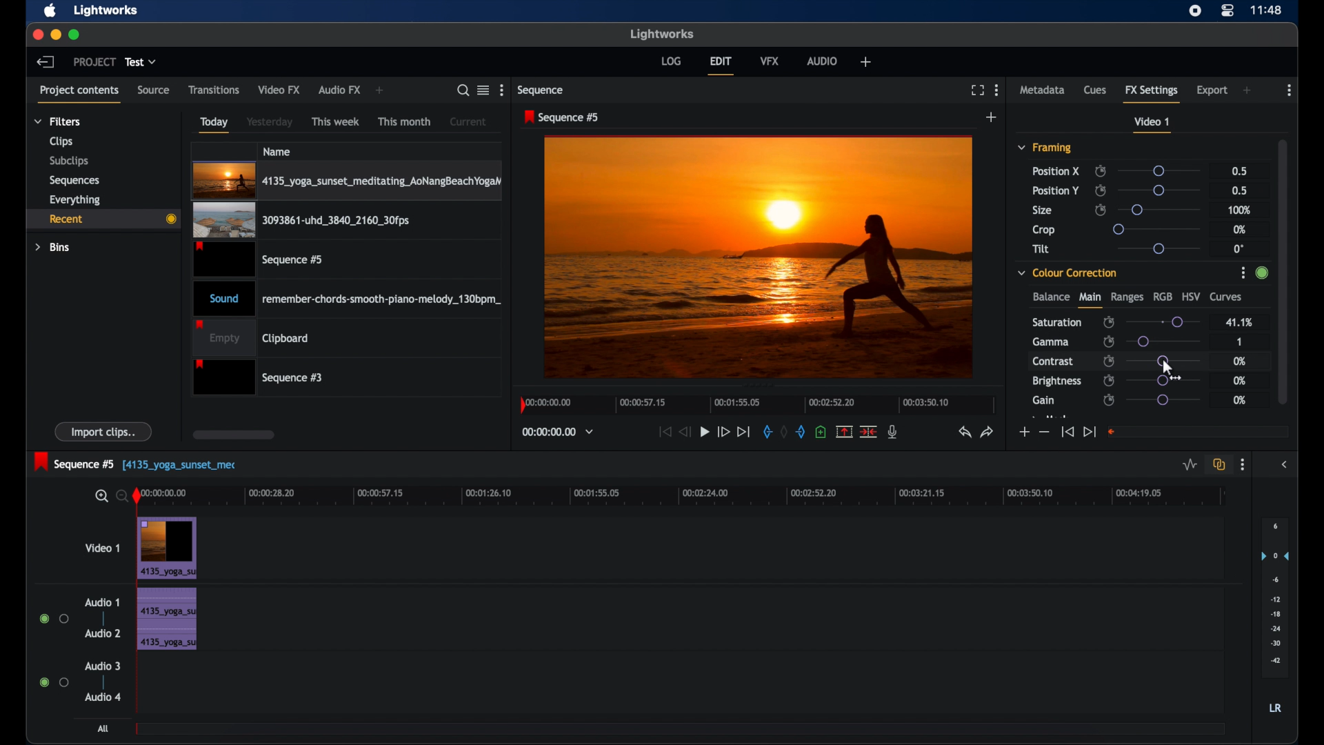 This screenshot has height=745, width=1324. I want to click on 0.5, so click(1238, 190).